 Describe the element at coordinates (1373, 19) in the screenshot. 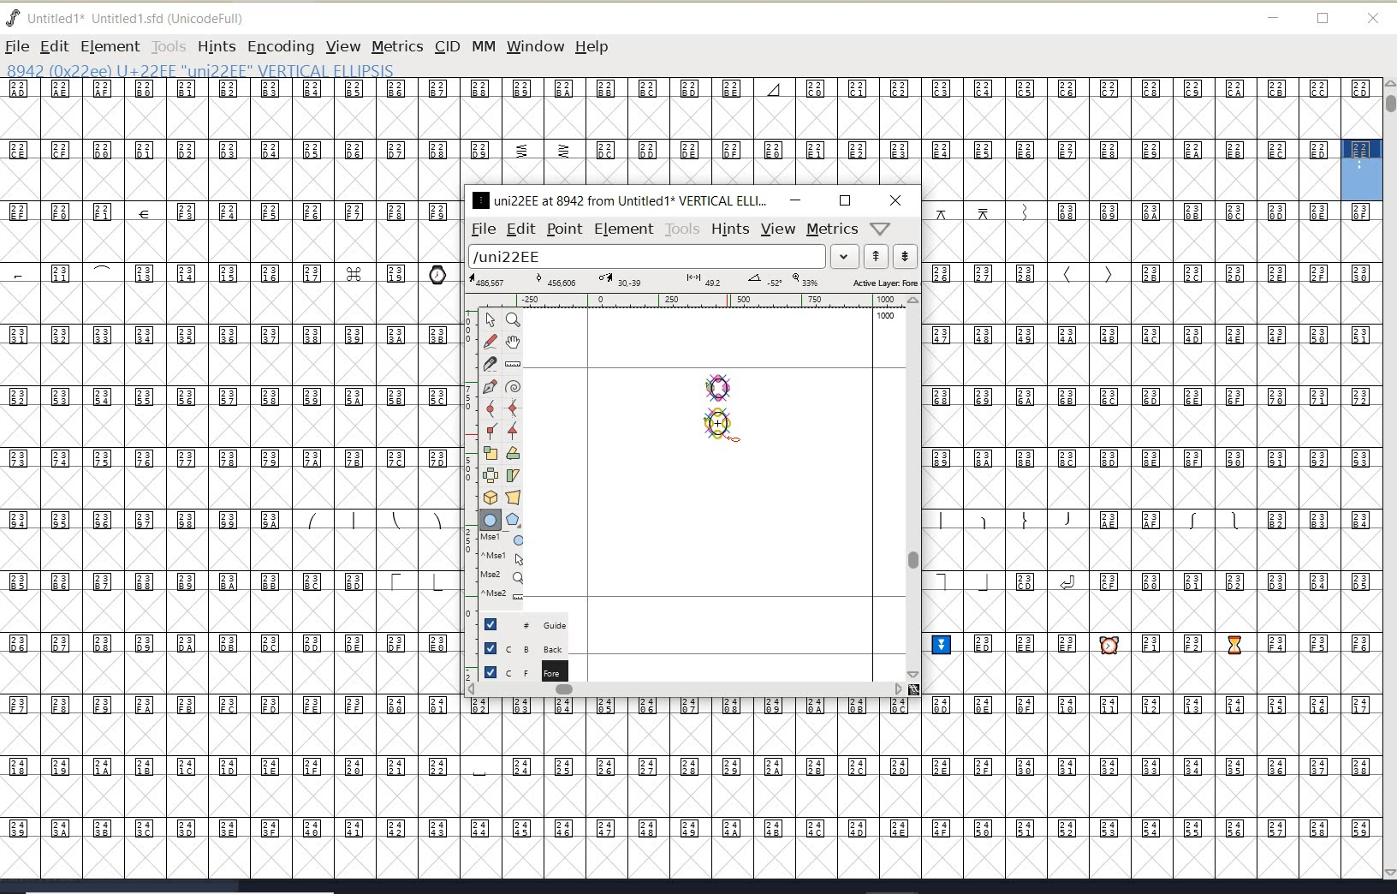

I see `close` at that location.